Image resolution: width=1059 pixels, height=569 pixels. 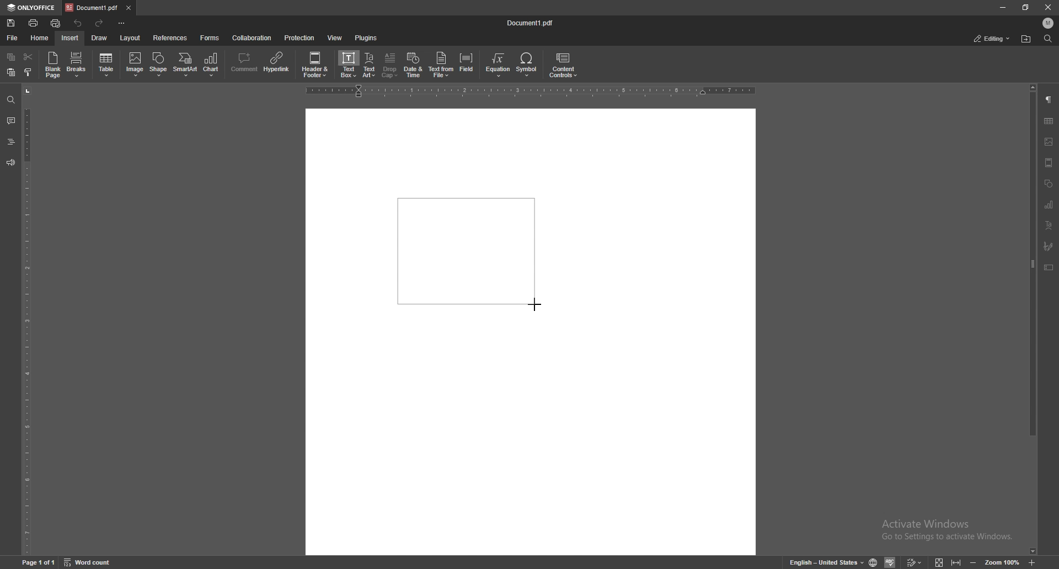 What do you see at coordinates (159, 65) in the screenshot?
I see `shape` at bounding box center [159, 65].